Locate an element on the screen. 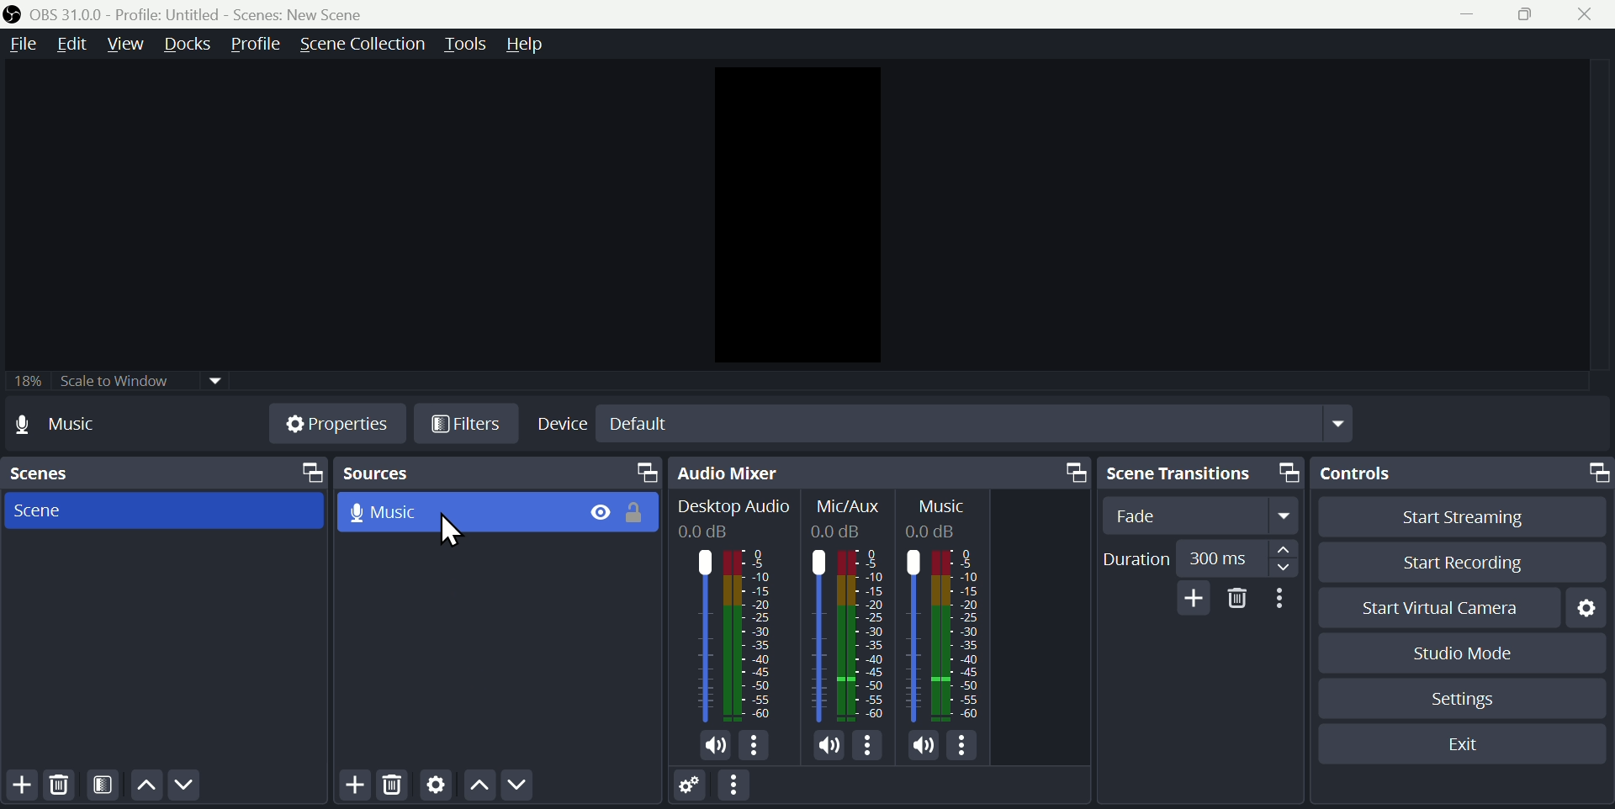 The width and height of the screenshot is (1615, 809).  is located at coordinates (845, 531).